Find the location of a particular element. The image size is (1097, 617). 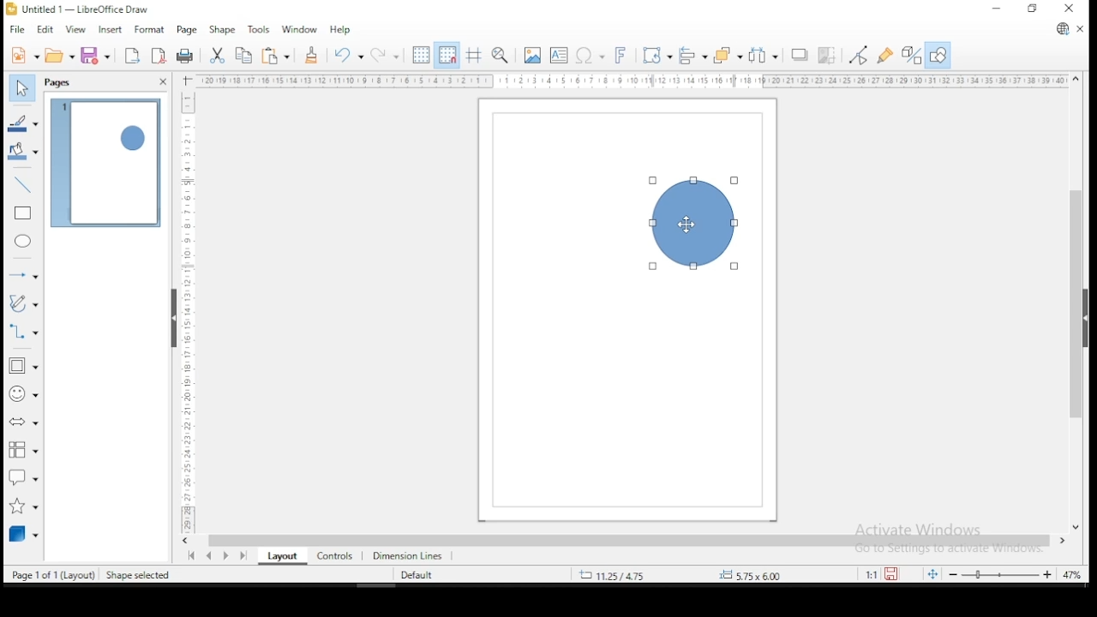

undo is located at coordinates (346, 55).